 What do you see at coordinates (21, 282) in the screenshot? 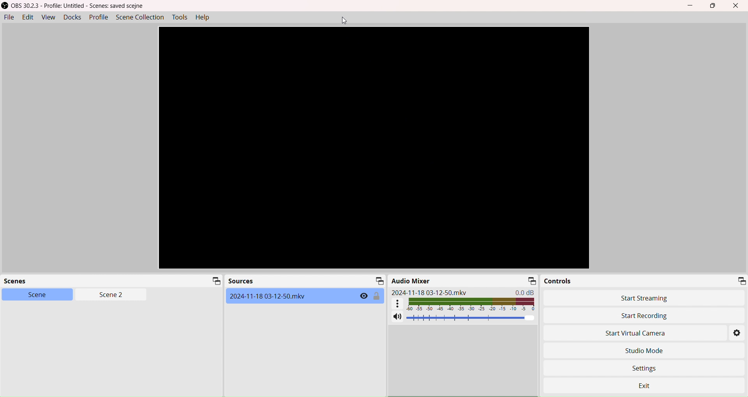
I see `Scenes` at bounding box center [21, 282].